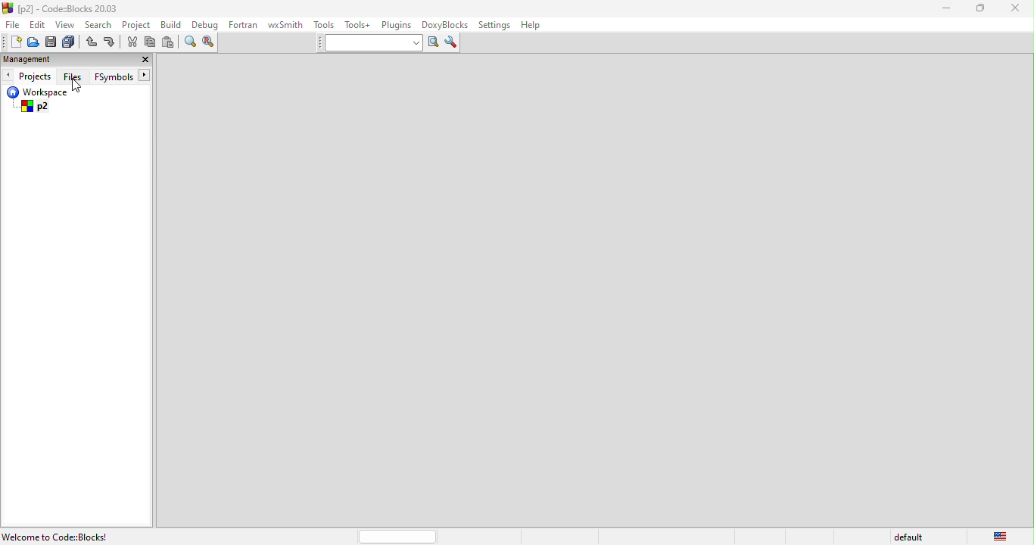 The image size is (1034, 545). What do you see at coordinates (67, 25) in the screenshot?
I see `view` at bounding box center [67, 25].